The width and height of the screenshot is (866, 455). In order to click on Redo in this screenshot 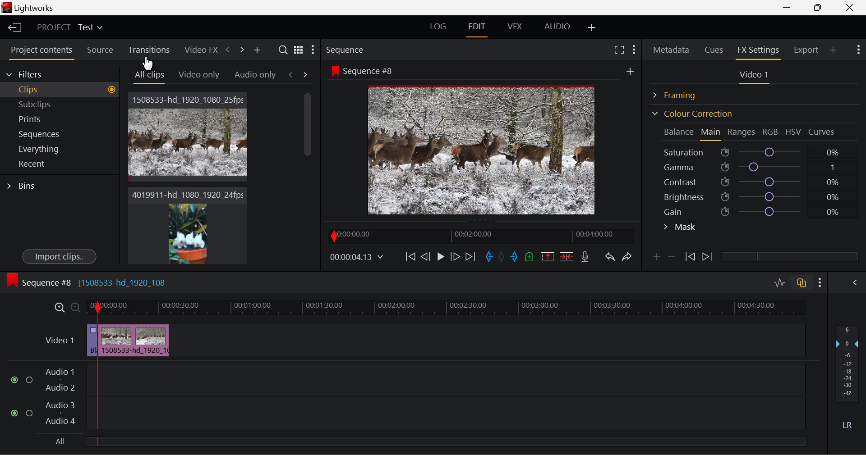, I will do `click(627, 256)`.